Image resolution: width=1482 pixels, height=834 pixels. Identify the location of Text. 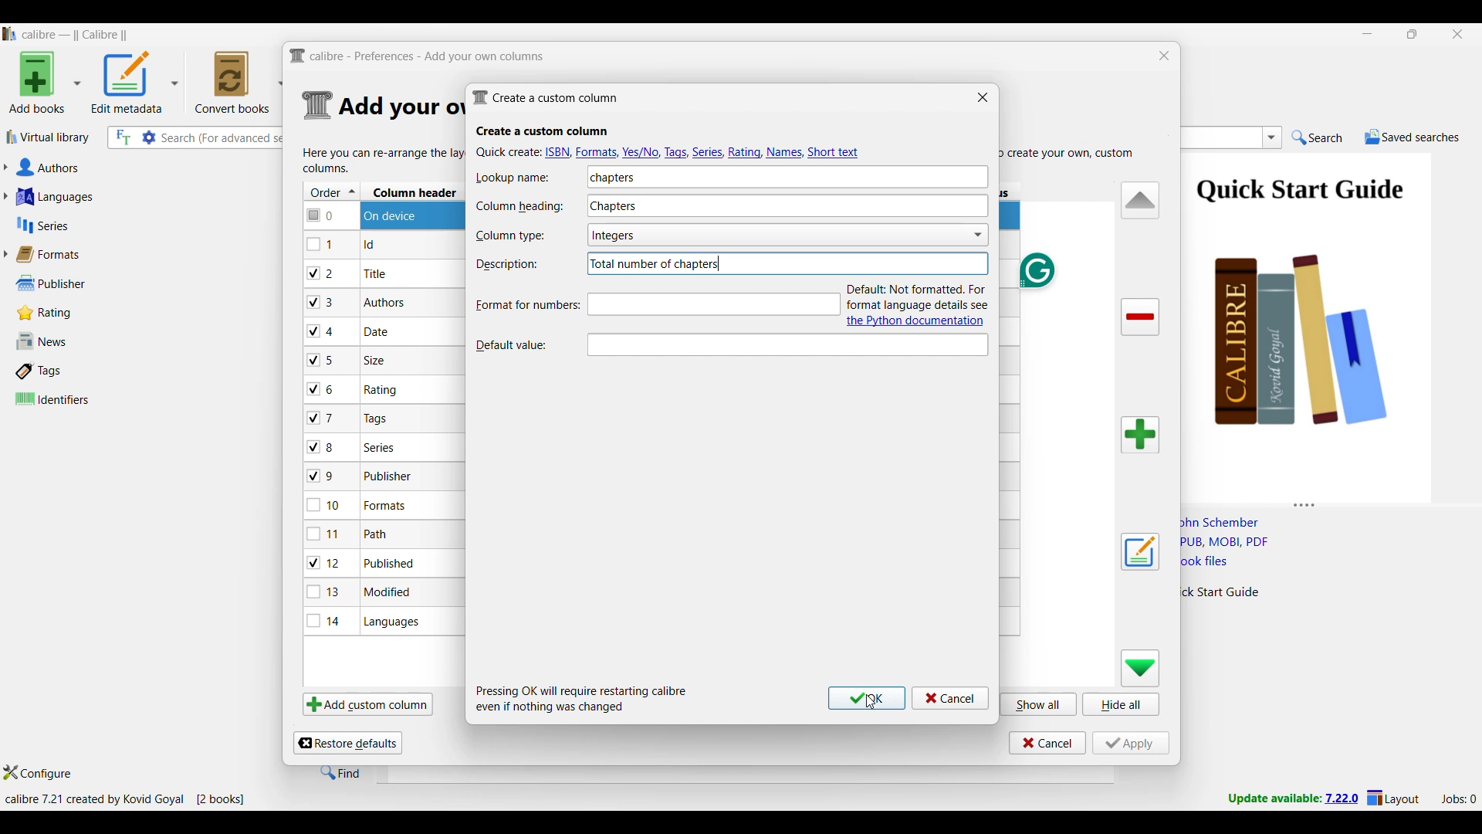
(655, 264).